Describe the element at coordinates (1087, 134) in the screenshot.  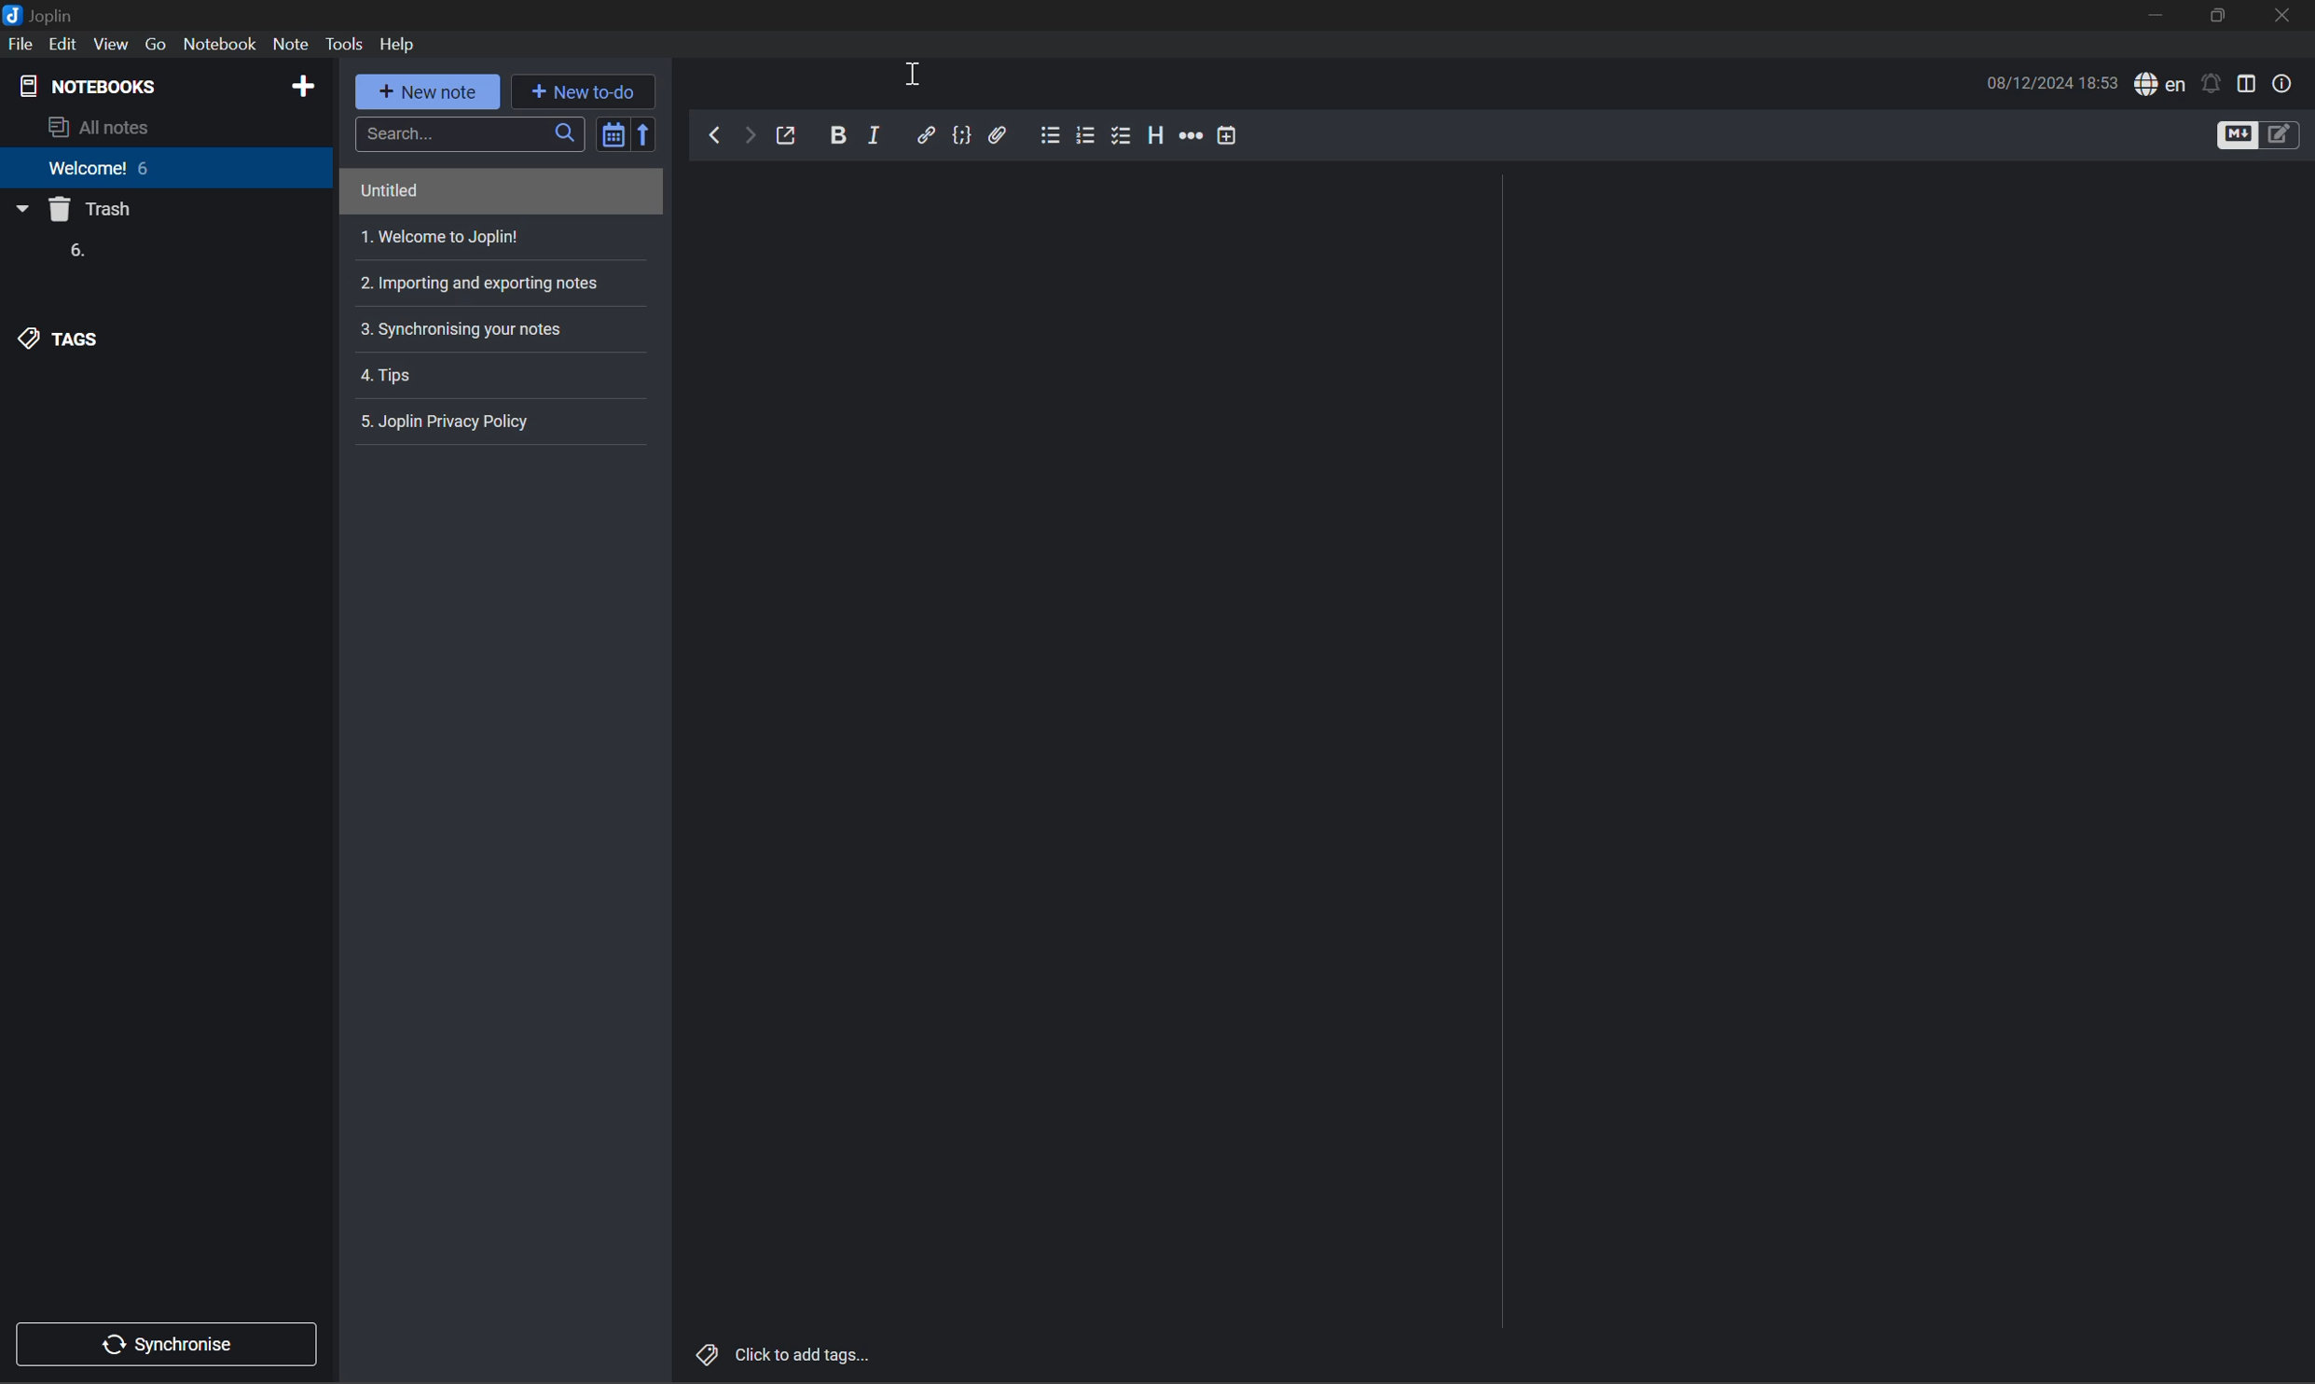
I see `Numbered list` at that location.